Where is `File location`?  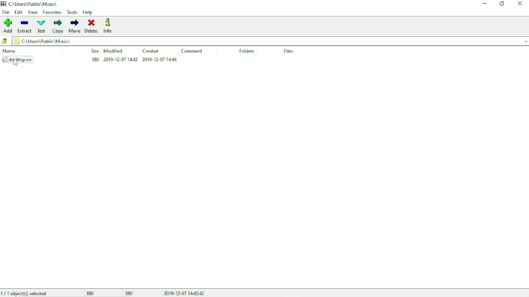 File location is located at coordinates (34, 4).